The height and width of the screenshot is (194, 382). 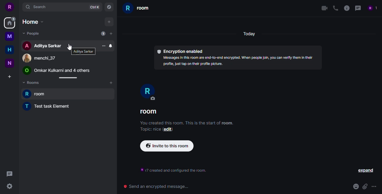 I want to click on expand, so click(x=366, y=171).